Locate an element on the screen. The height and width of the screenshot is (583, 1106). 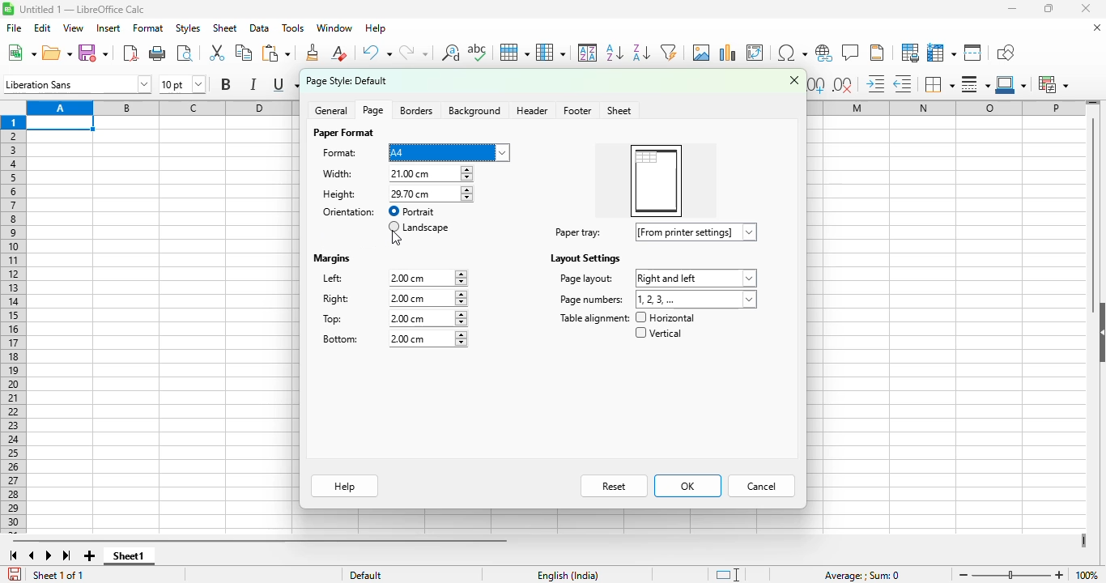
table alignment is located at coordinates (593, 318).